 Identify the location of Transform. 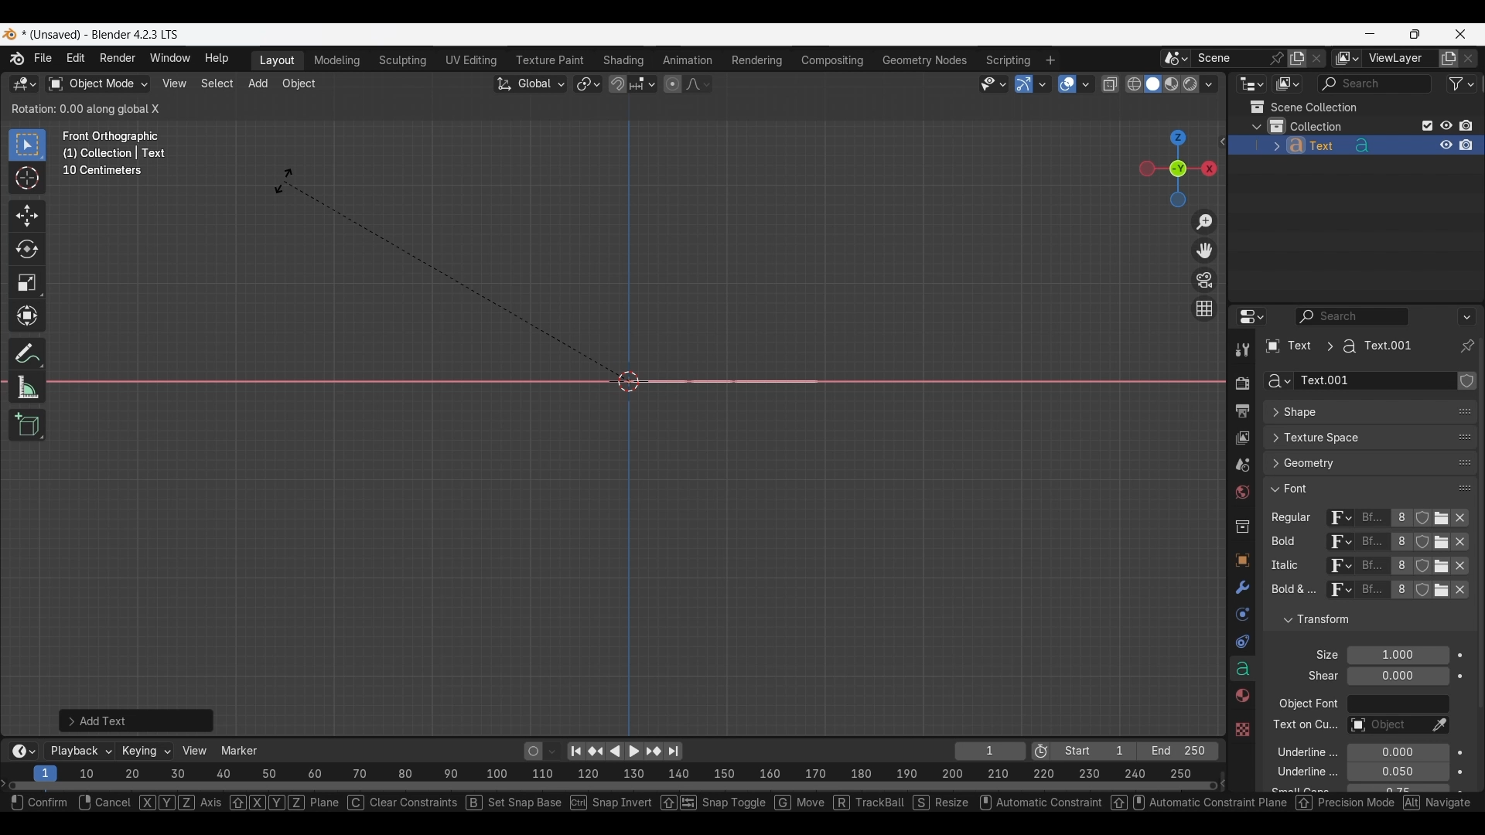
(26, 317).